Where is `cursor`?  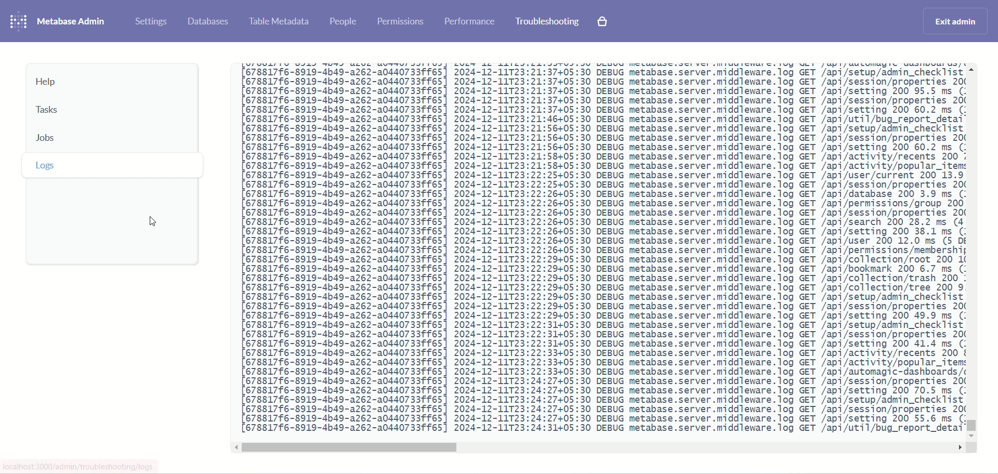
cursor is located at coordinates (153, 222).